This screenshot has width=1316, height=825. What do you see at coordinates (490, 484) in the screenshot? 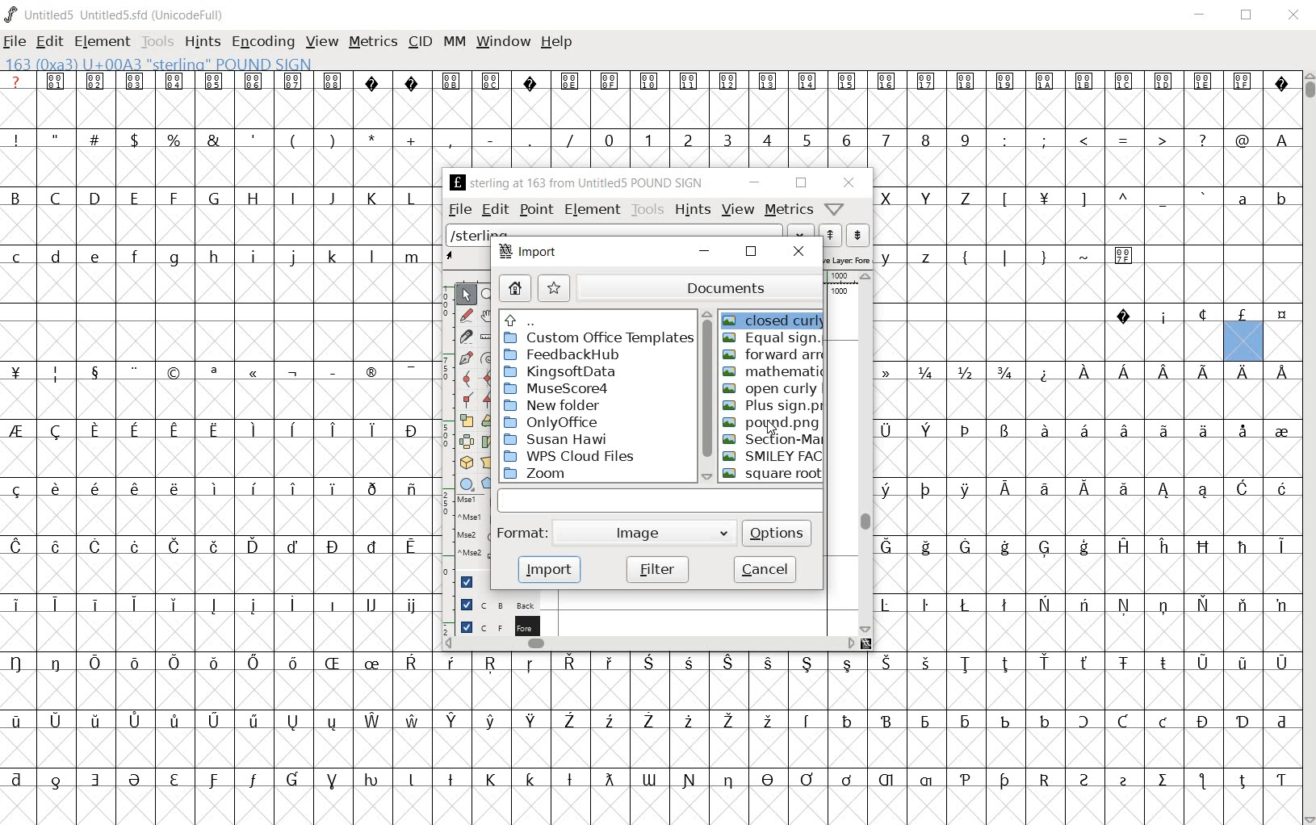
I see `Polygon/star` at bounding box center [490, 484].